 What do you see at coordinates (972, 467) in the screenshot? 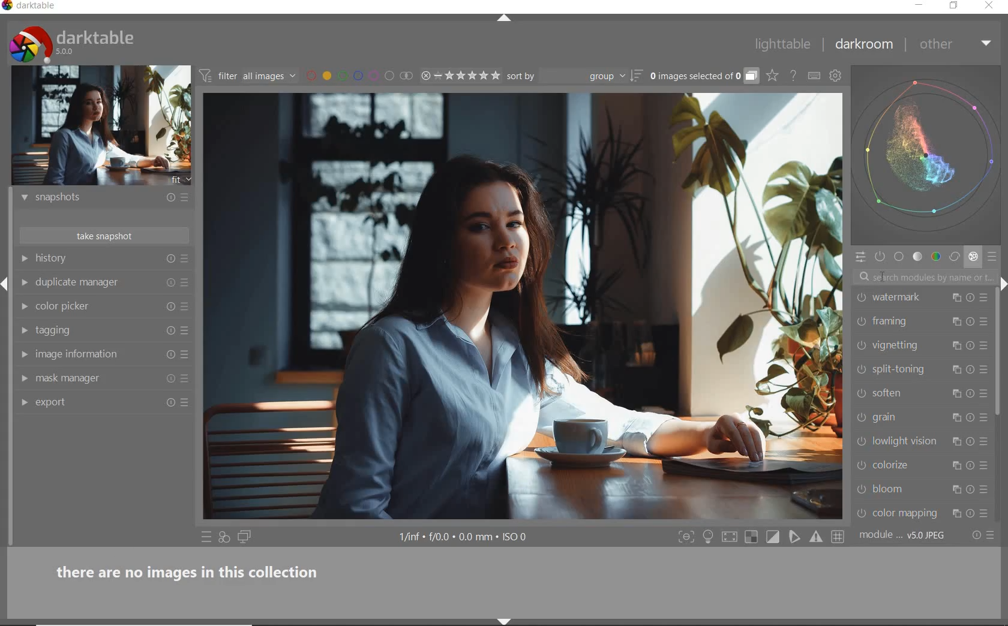
I see `reset` at bounding box center [972, 467].